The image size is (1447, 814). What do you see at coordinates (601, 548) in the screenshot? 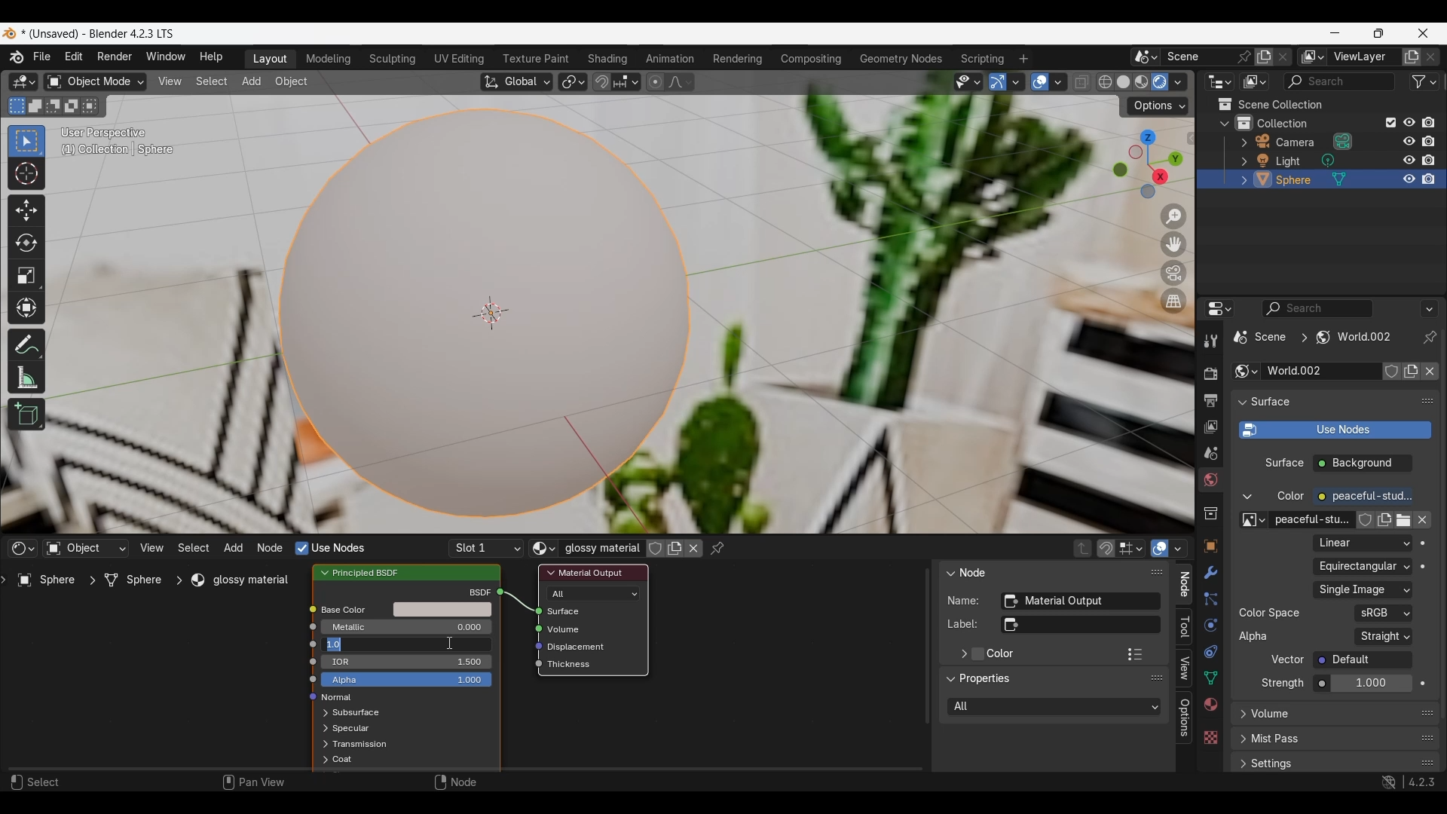
I see `Glossy material` at bounding box center [601, 548].